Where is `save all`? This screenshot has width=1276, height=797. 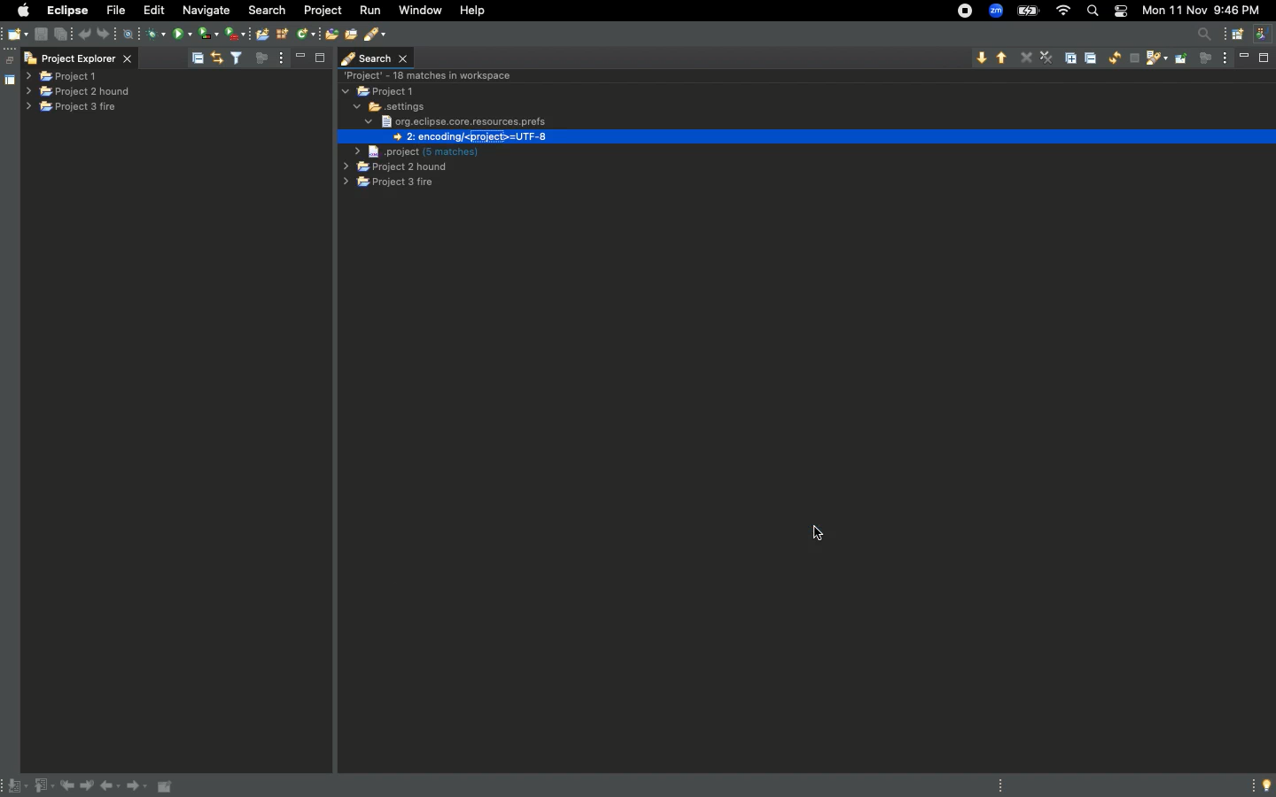
save all is located at coordinates (62, 33).